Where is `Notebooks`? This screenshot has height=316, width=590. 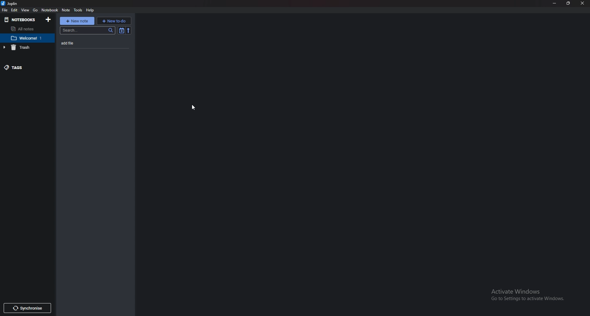
Notebooks is located at coordinates (21, 19).